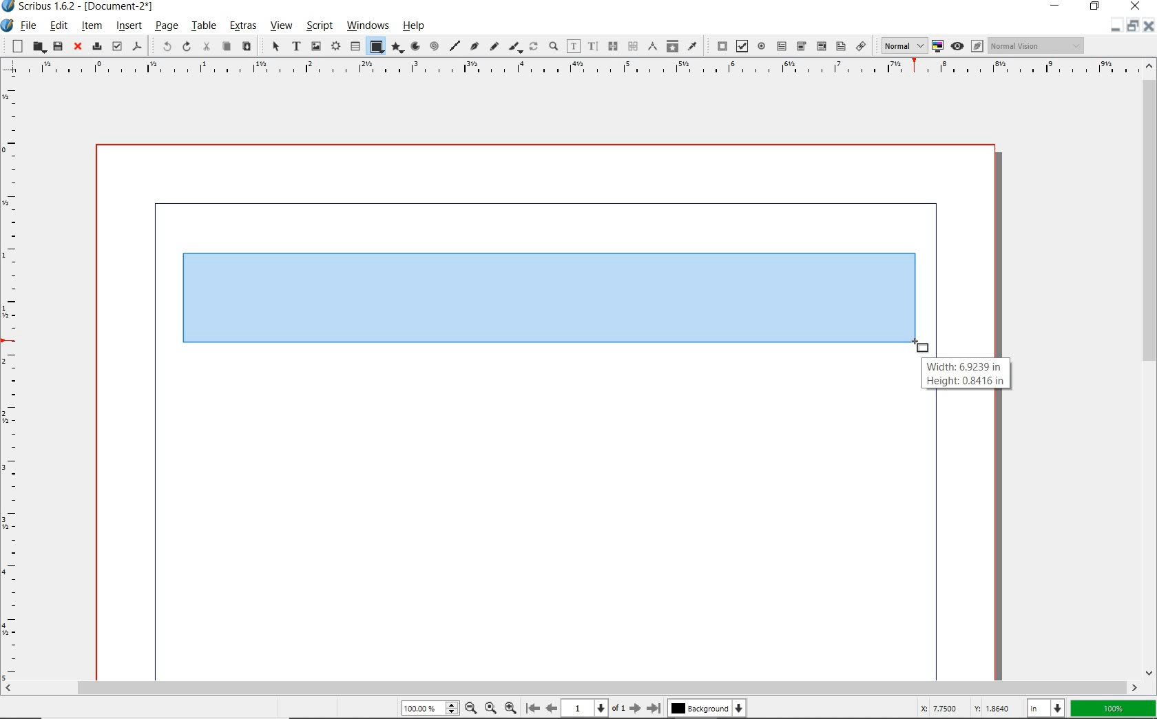 The height and width of the screenshot is (719, 1157). Describe the element at coordinates (533, 45) in the screenshot. I see `rotate item` at that location.